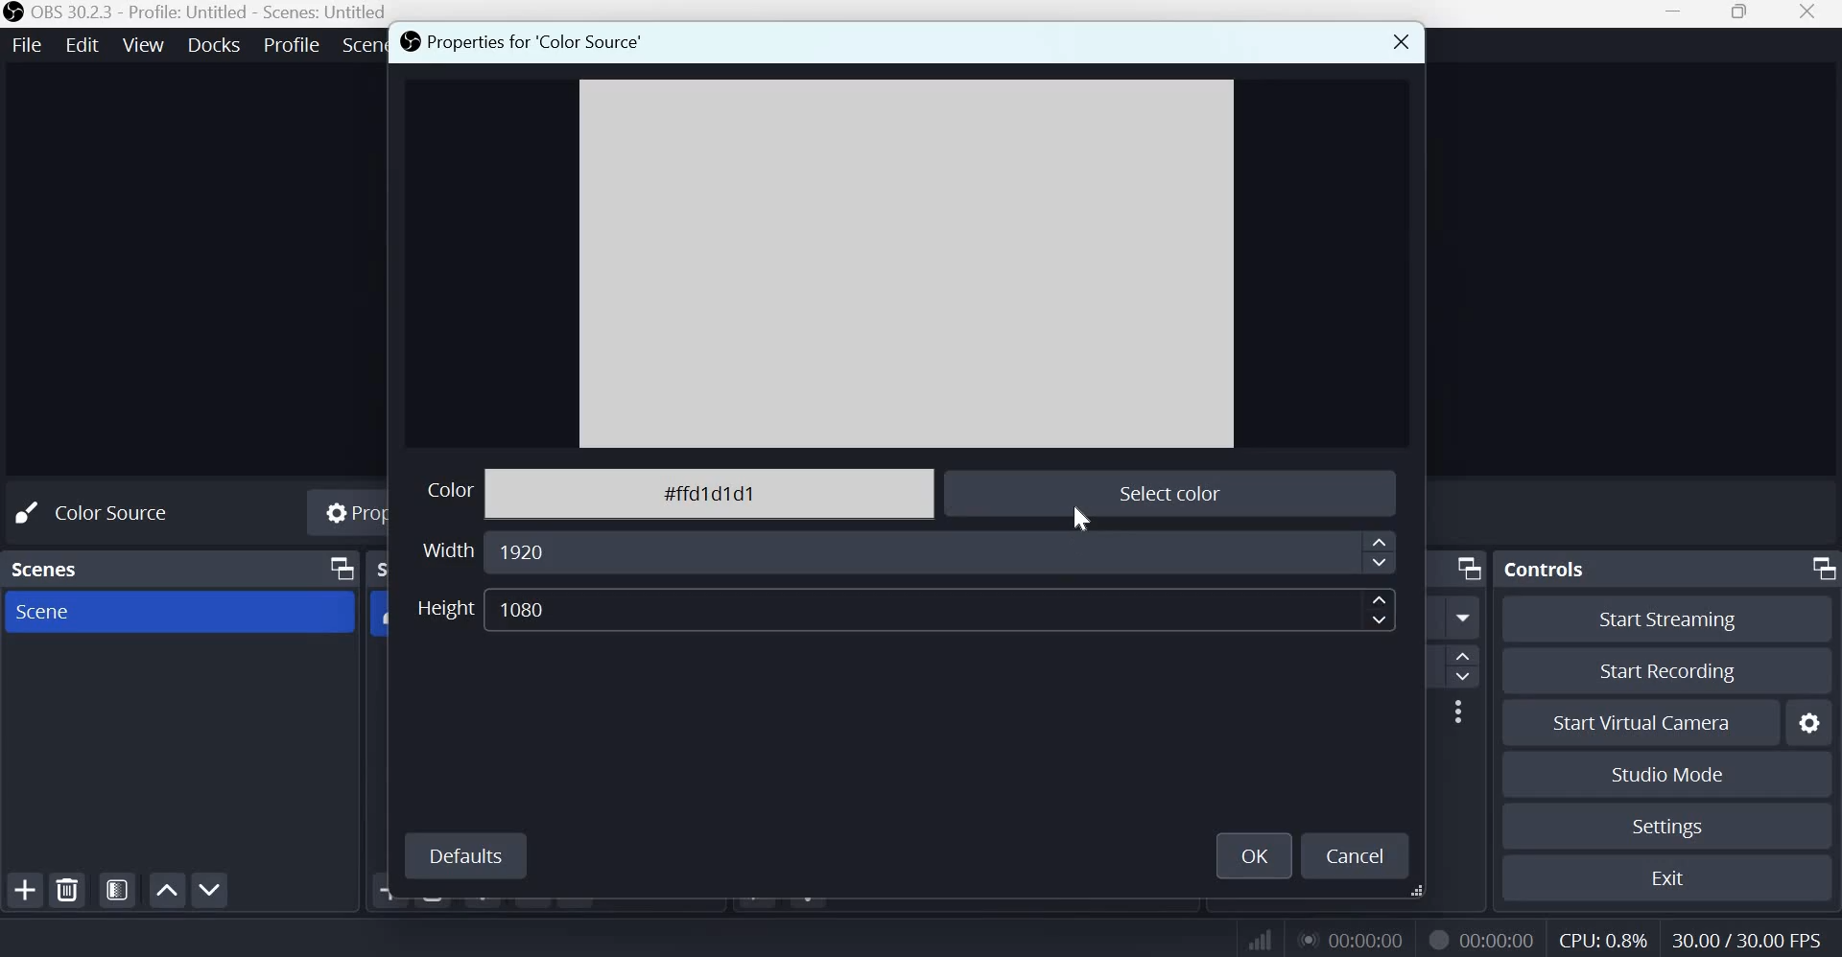 The image size is (1842, 957). What do you see at coordinates (145, 43) in the screenshot?
I see `View` at bounding box center [145, 43].